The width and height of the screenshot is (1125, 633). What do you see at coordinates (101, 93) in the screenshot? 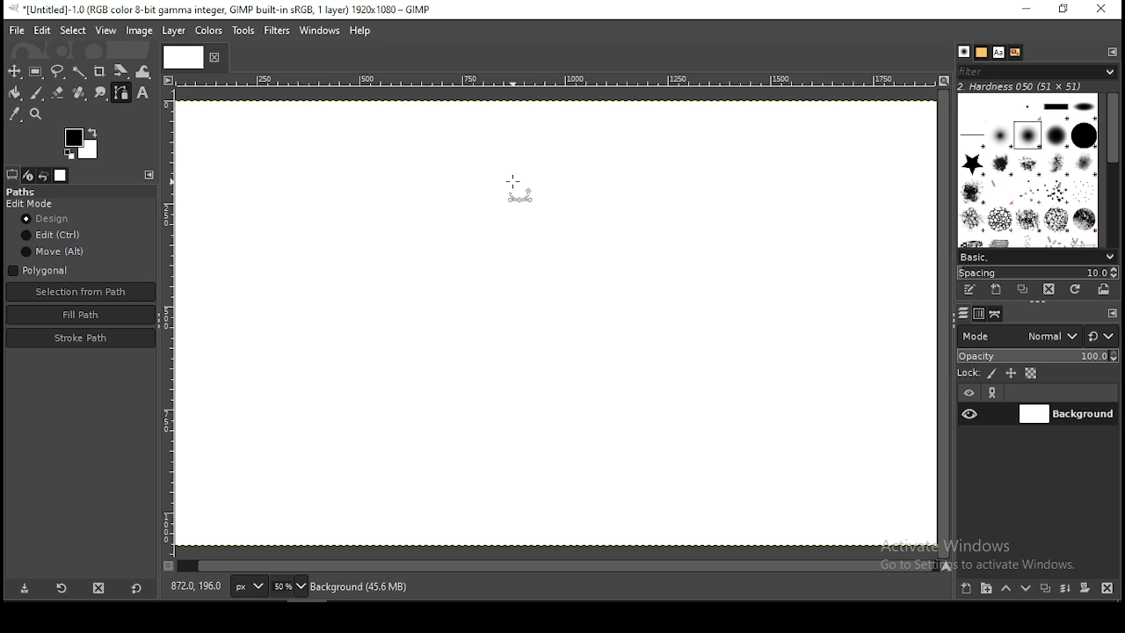
I see `smudge tool` at bounding box center [101, 93].